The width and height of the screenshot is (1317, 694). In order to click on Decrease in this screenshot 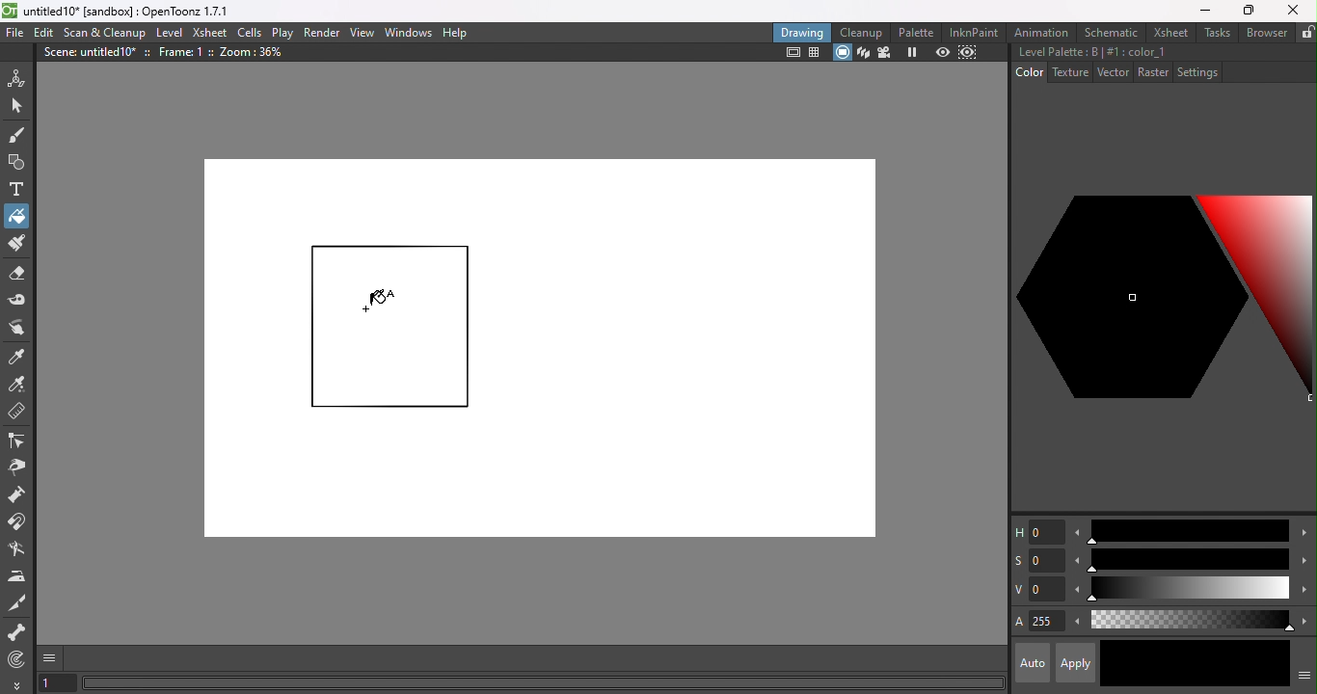, I will do `click(1076, 624)`.